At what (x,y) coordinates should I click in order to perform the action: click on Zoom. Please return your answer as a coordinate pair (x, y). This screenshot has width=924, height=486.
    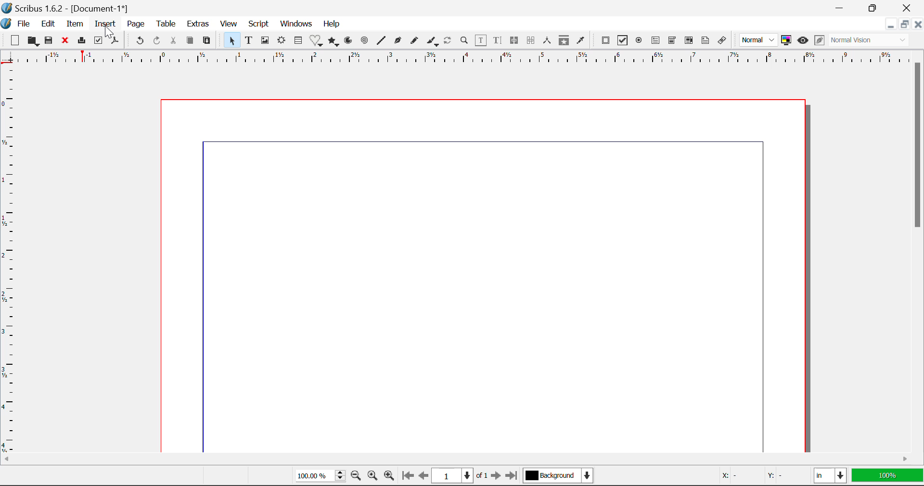
    Looking at the image, I should click on (465, 42).